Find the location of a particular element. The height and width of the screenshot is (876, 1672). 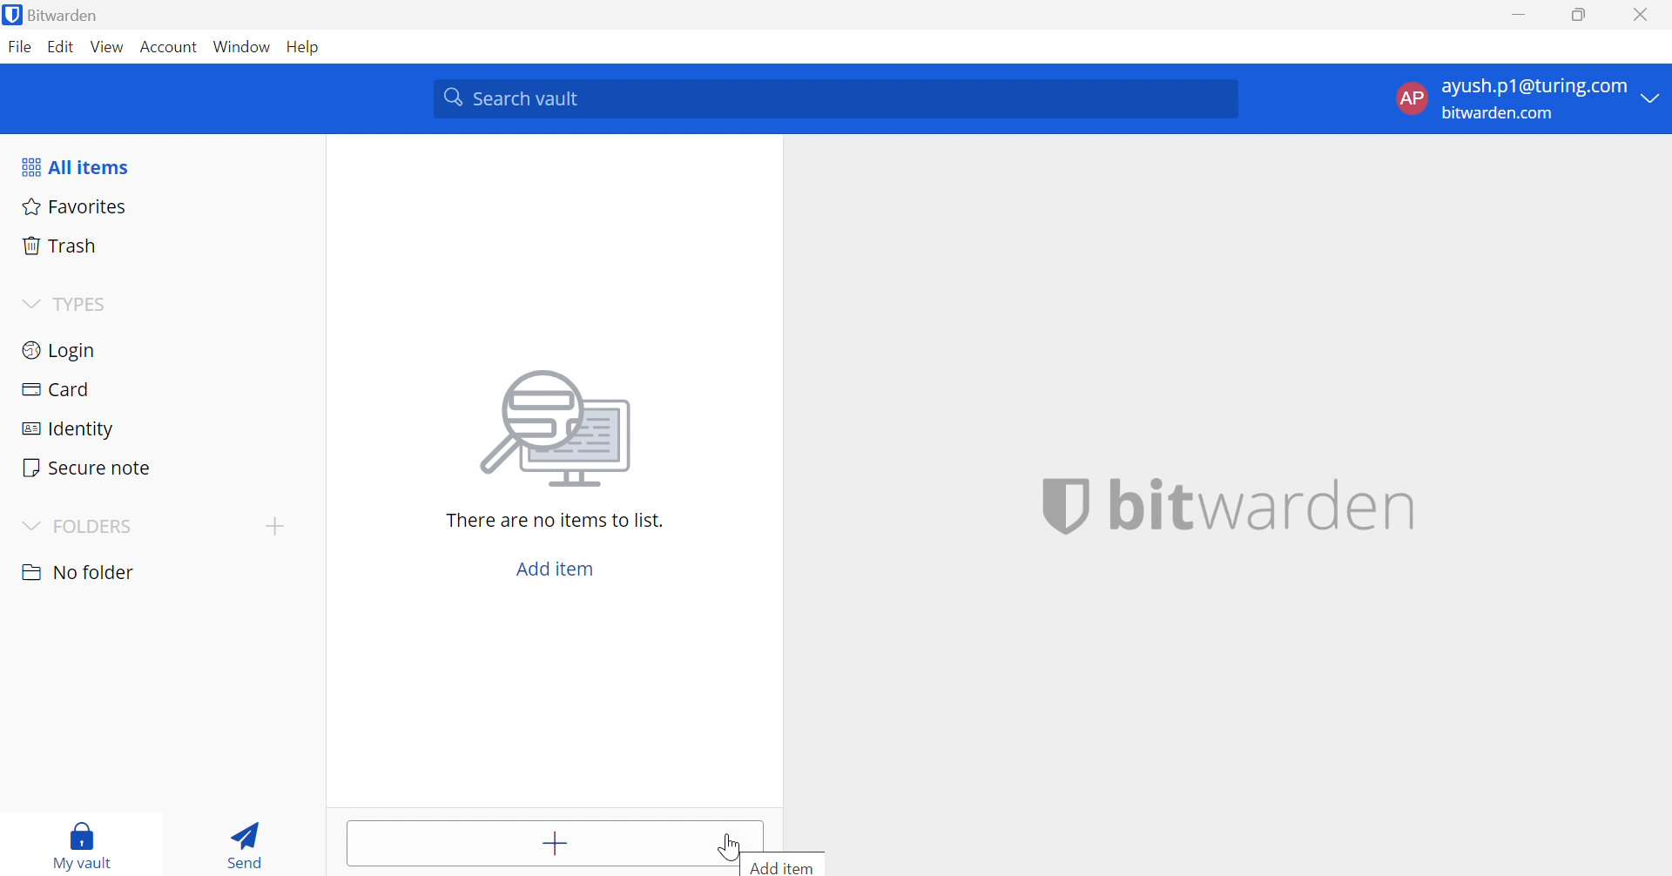

Identity is located at coordinates (155, 424).